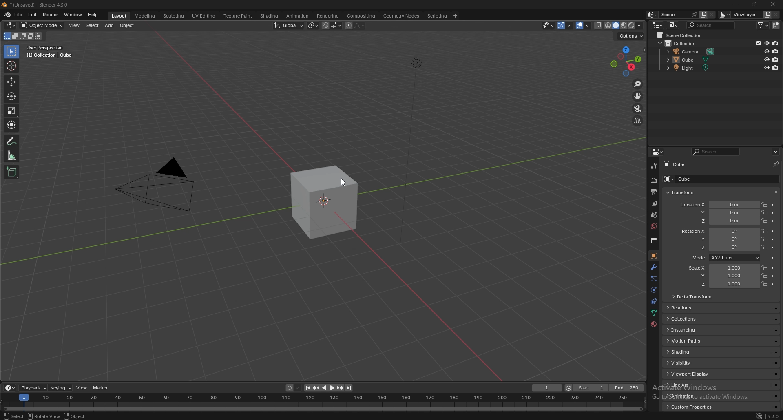 The image size is (783, 420). I want to click on lock, so click(765, 213).